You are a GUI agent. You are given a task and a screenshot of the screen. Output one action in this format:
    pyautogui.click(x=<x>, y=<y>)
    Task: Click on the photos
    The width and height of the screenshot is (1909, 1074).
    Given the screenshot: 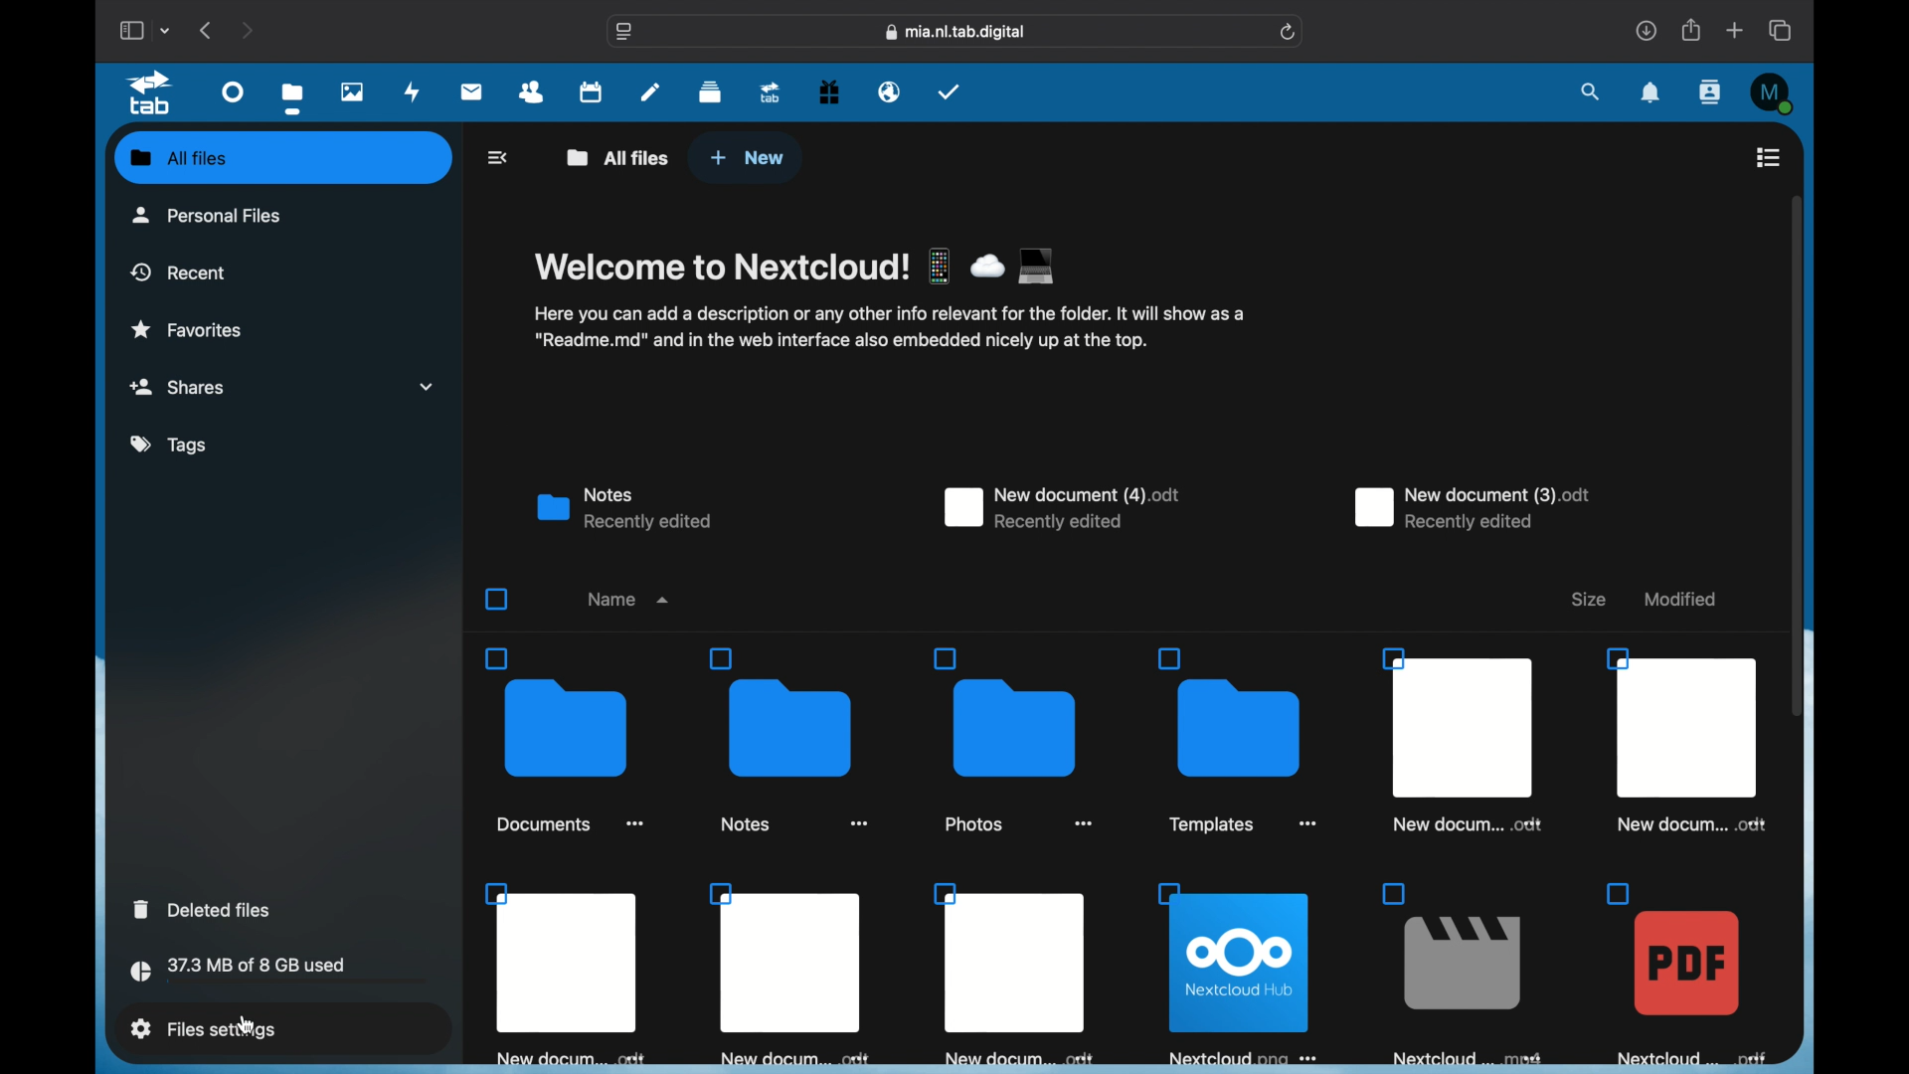 What is the action you would take?
    pyautogui.click(x=351, y=90)
    